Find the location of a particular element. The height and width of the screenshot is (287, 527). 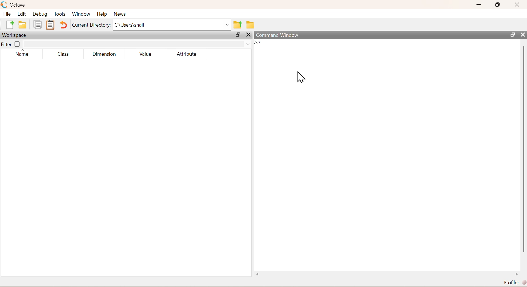

close is located at coordinates (523, 35).